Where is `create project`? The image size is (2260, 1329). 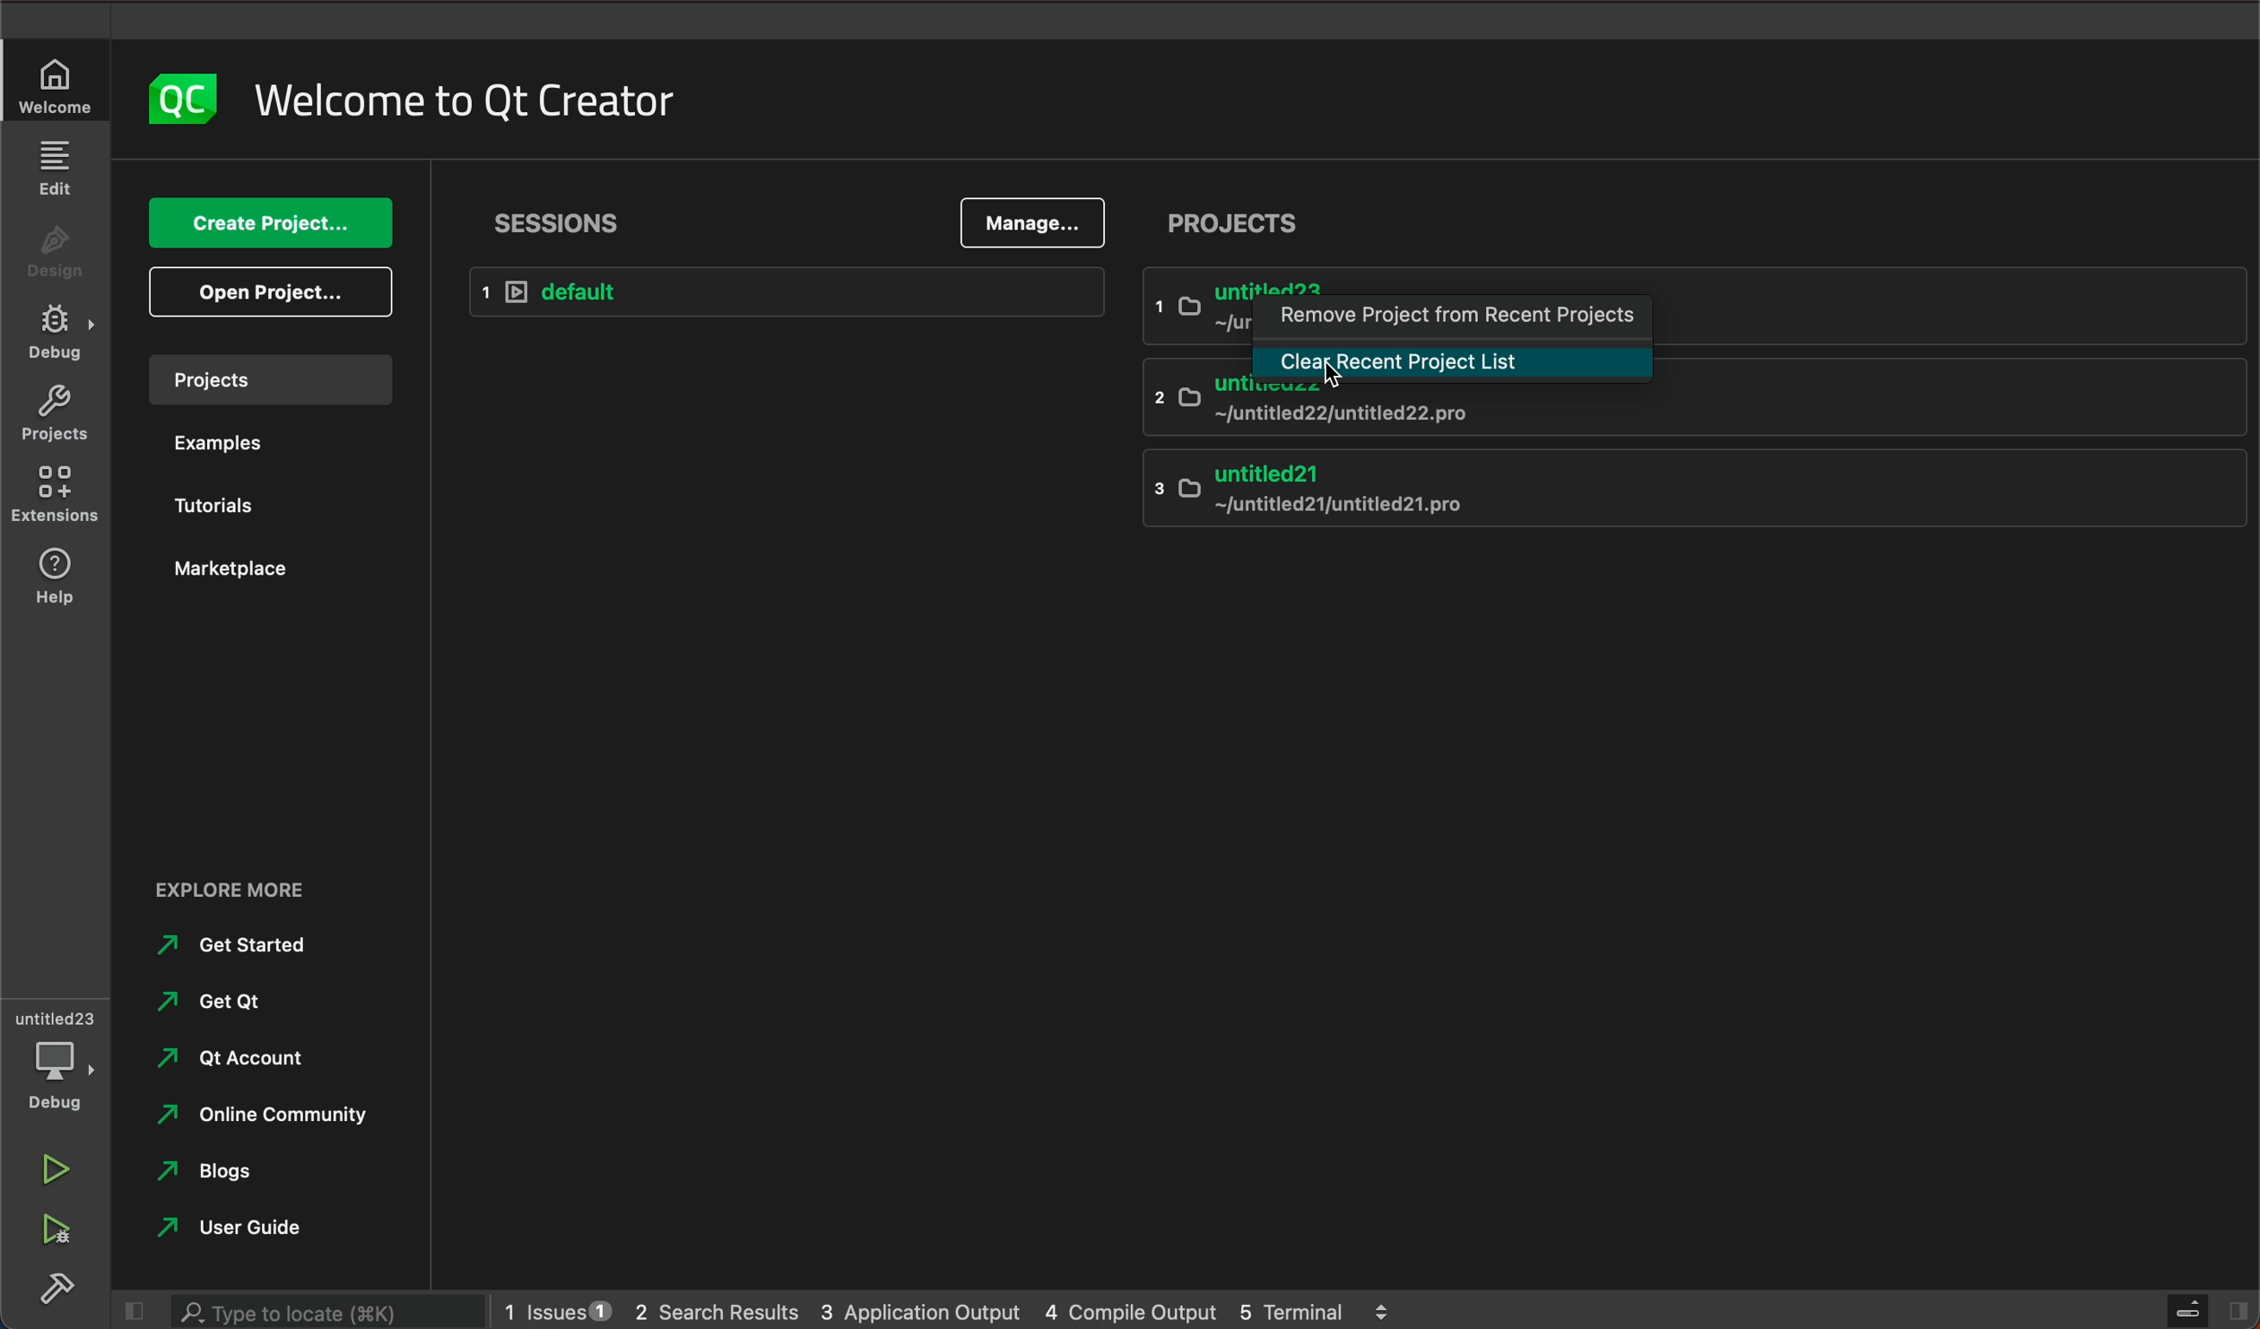
create project is located at coordinates (266, 223).